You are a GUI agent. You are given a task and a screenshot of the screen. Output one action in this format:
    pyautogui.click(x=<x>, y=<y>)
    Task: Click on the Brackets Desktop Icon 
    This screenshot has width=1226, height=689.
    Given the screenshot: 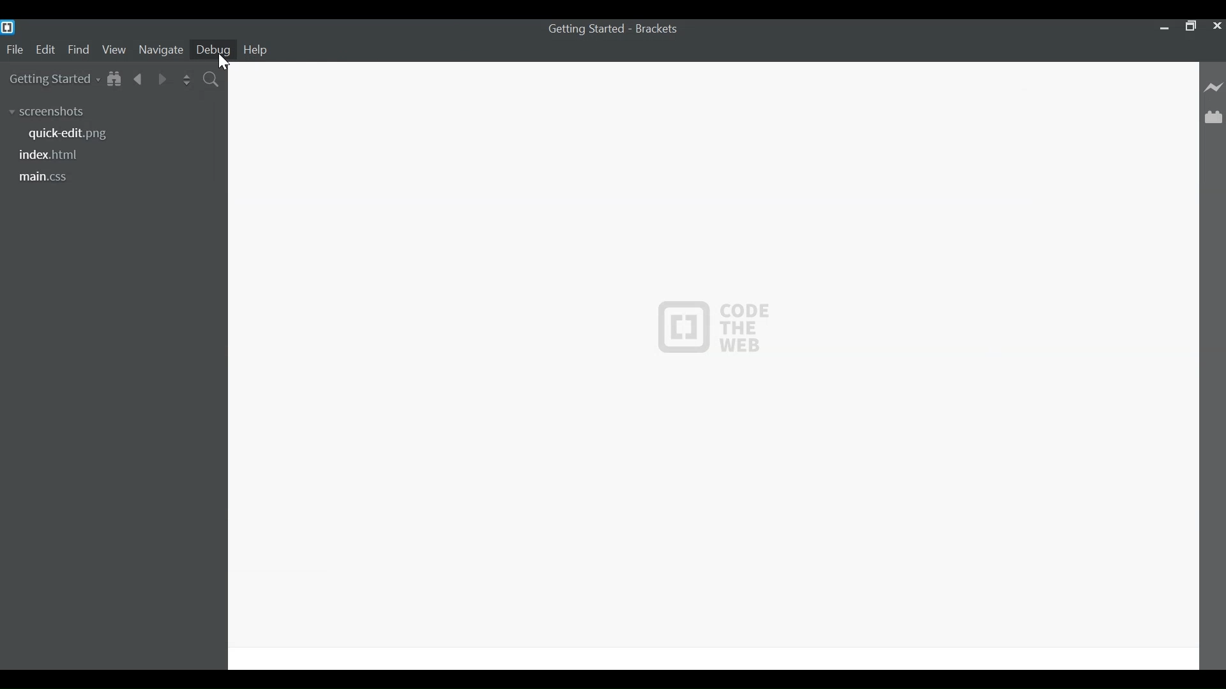 What is the action you would take?
    pyautogui.click(x=8, y=27)
    